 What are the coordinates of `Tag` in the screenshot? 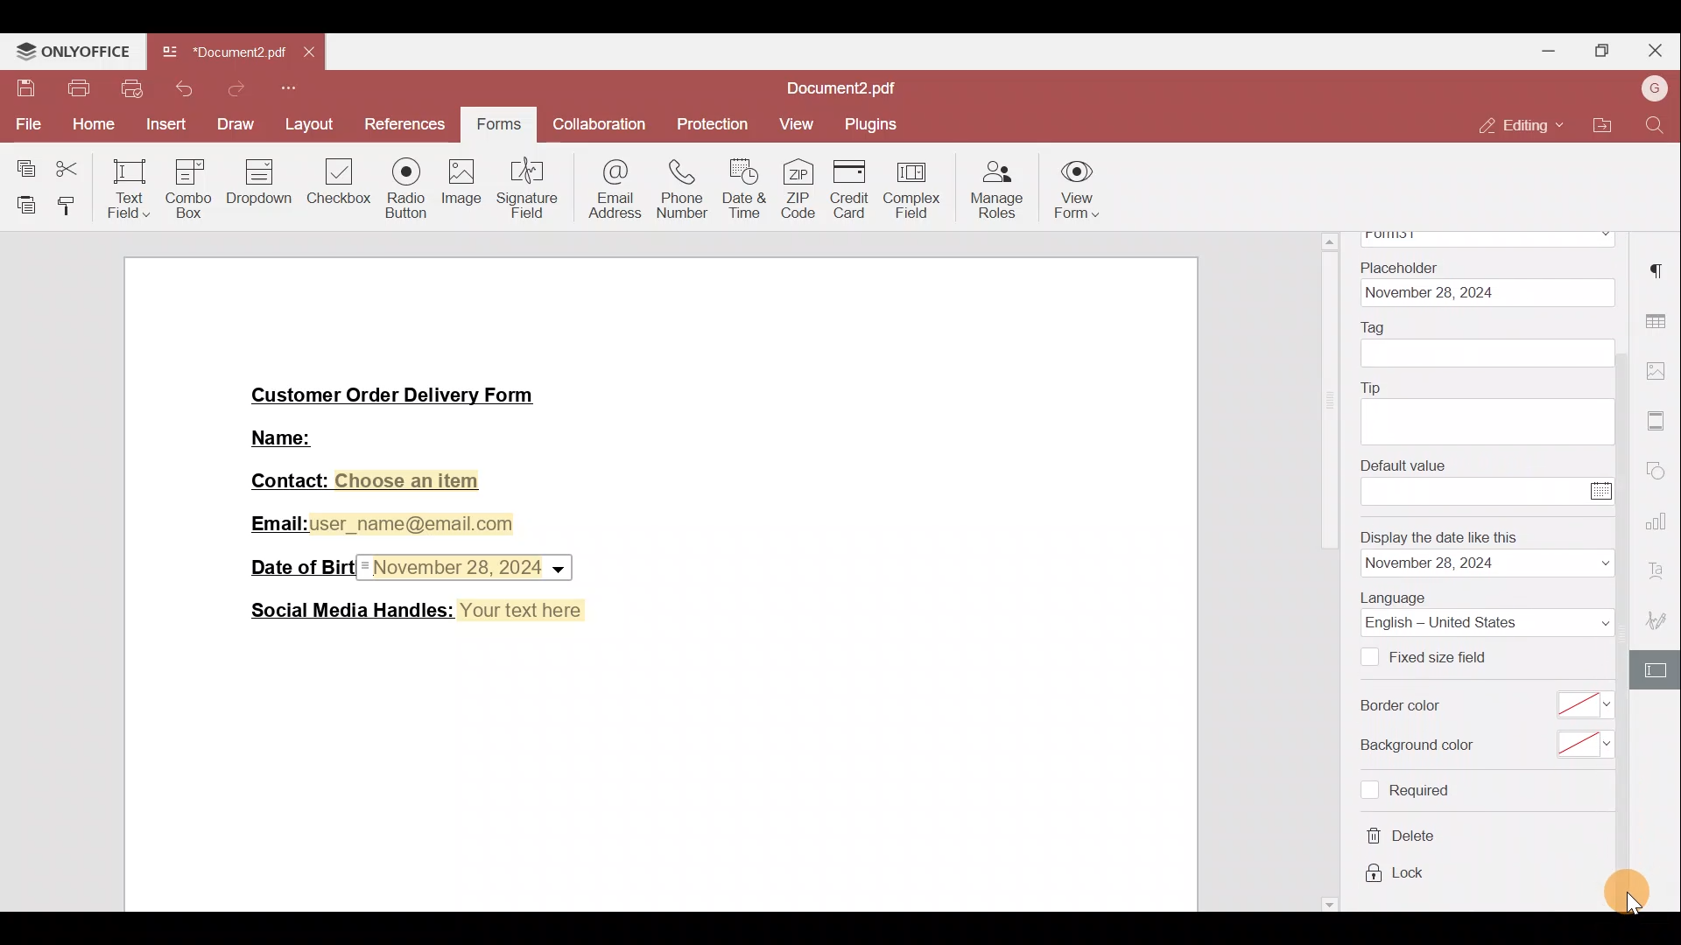 It's located at (1382, 328).